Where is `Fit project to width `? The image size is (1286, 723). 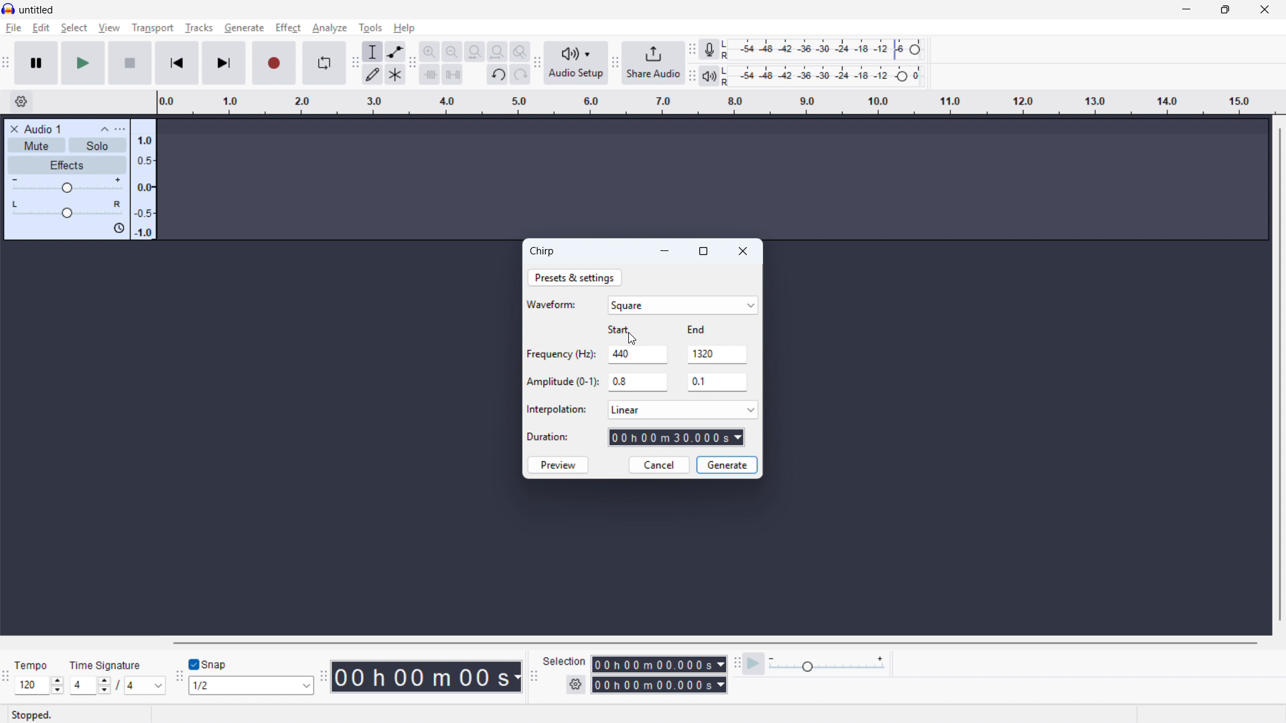
Fit project to width  is located at coordinates (498, 51).